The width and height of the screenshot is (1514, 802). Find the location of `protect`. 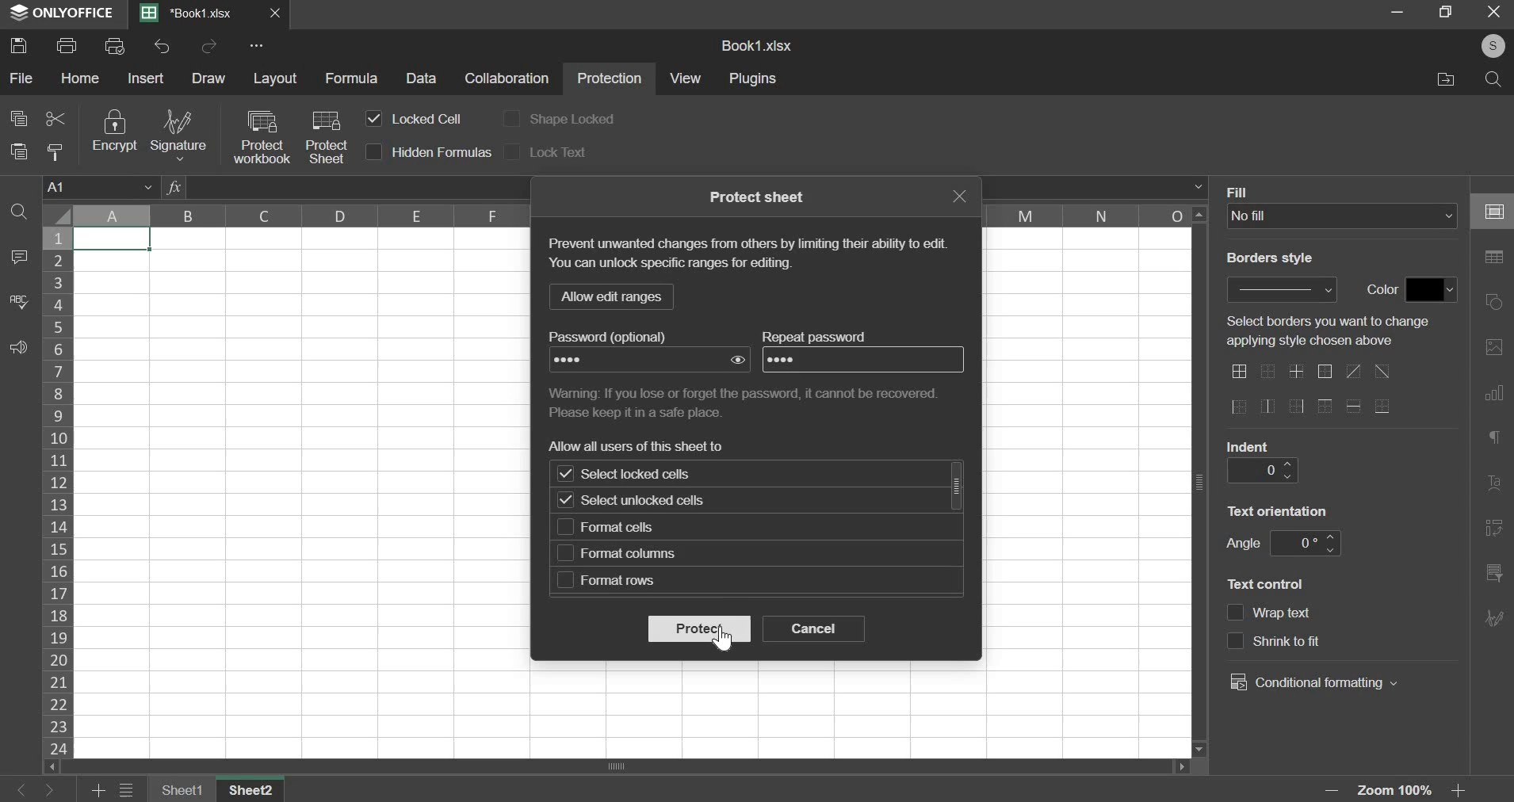

protect is located at coordinates (698, 628).